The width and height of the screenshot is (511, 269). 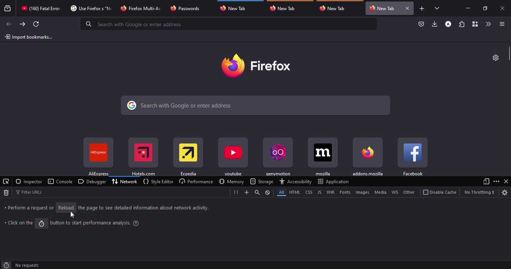 What do you see at coordinates (496, 57) in the screenshot?
I see `settings` at bounding box center [496, 57].